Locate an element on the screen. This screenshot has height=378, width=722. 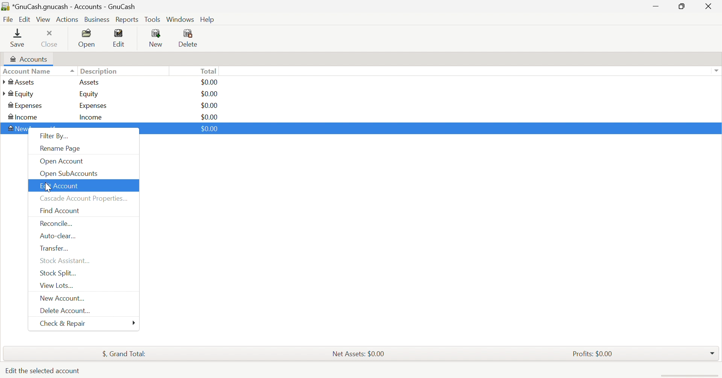
Find Account is located at coordinates (61, 210).